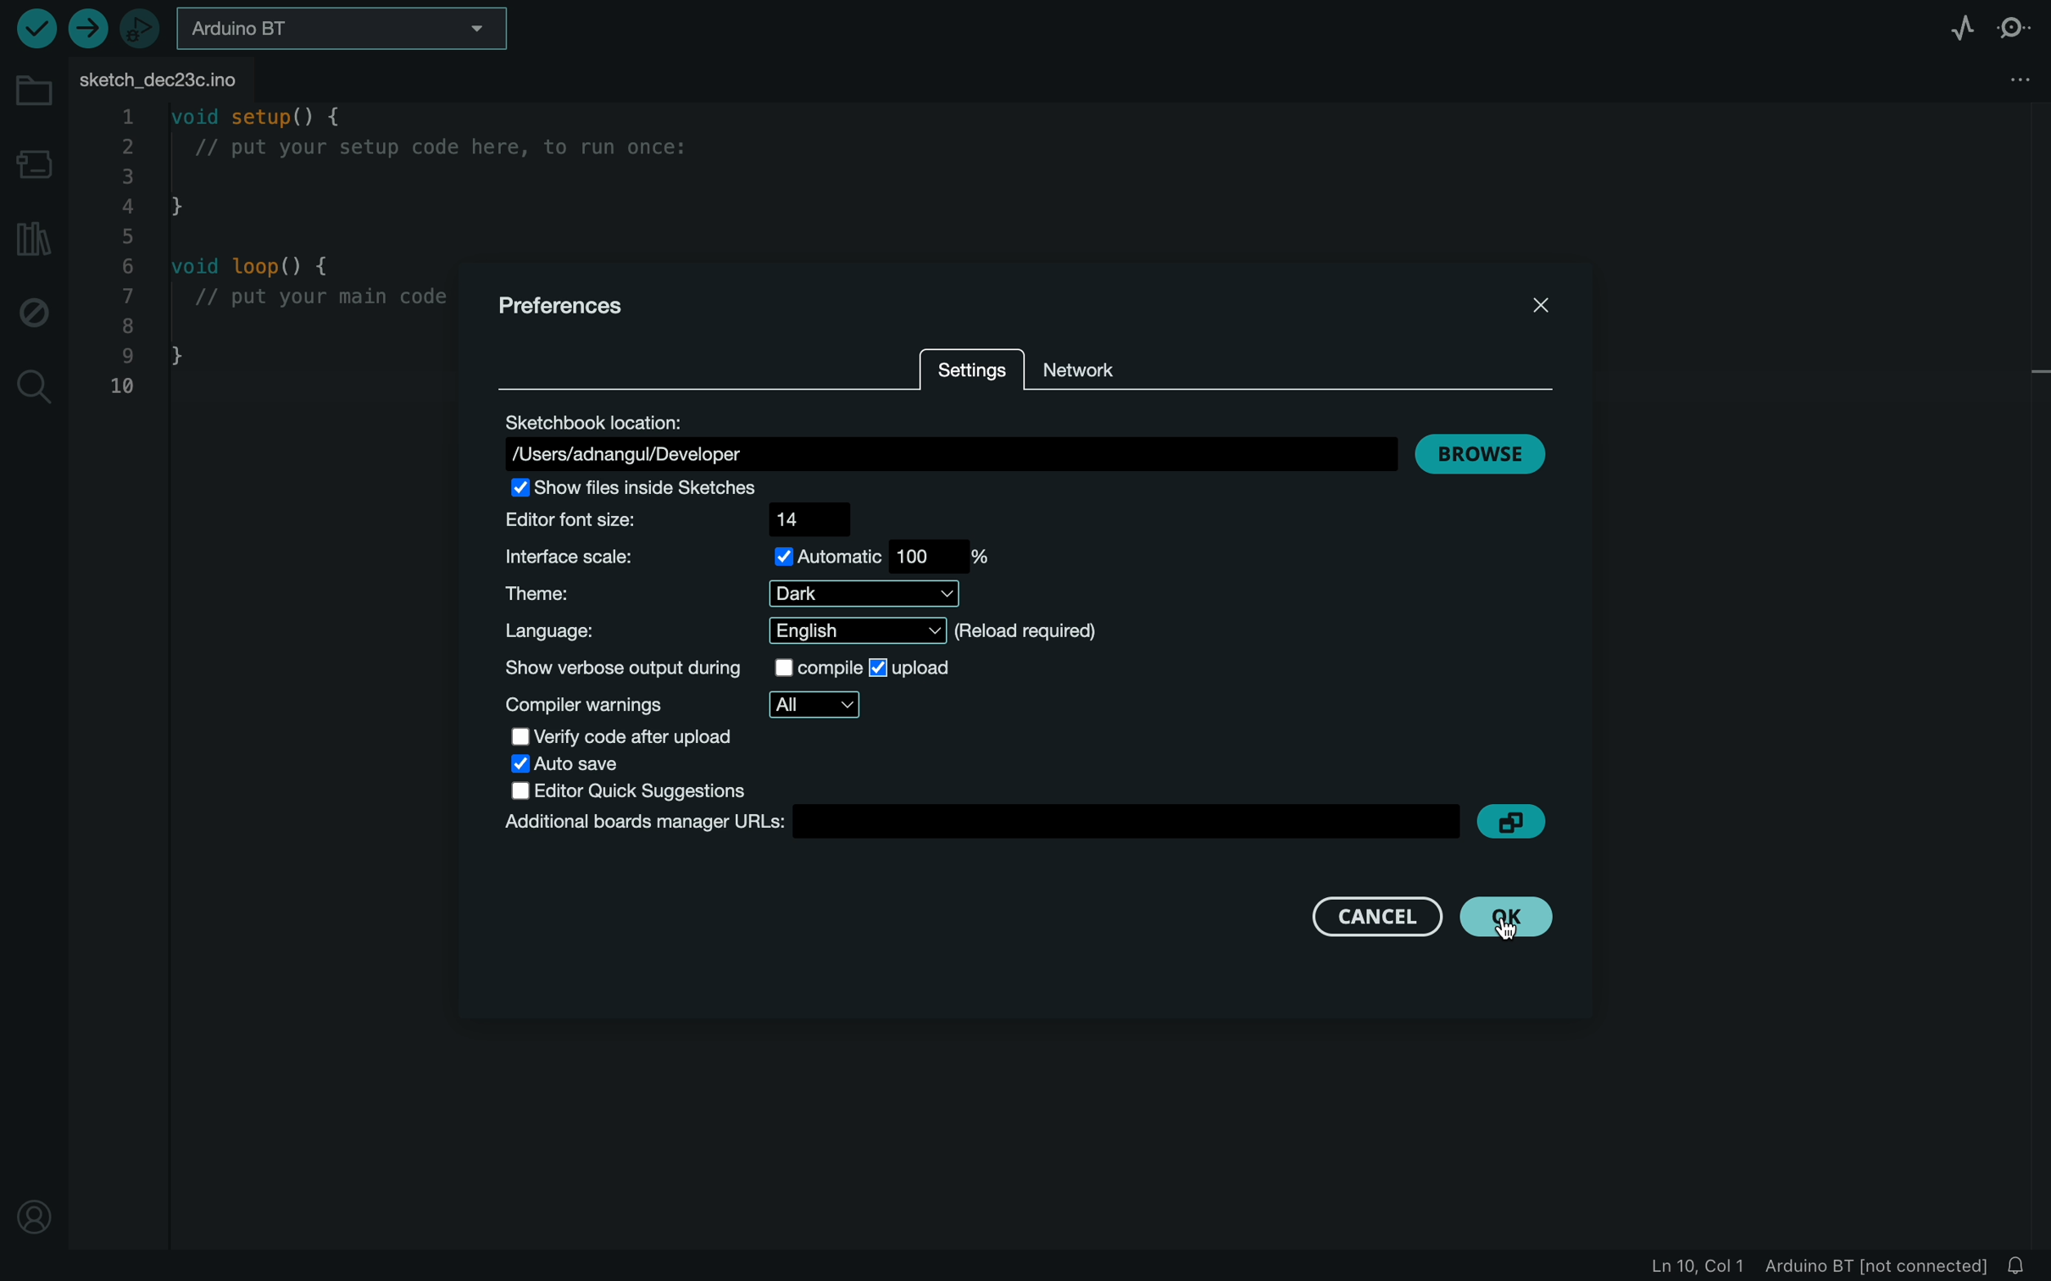 The width and height of the screenshot is (2051, 1281). What do you see at coordinates (640, 789) in the screenshot?
I see `editor quick` at bounding box center [640, 789].